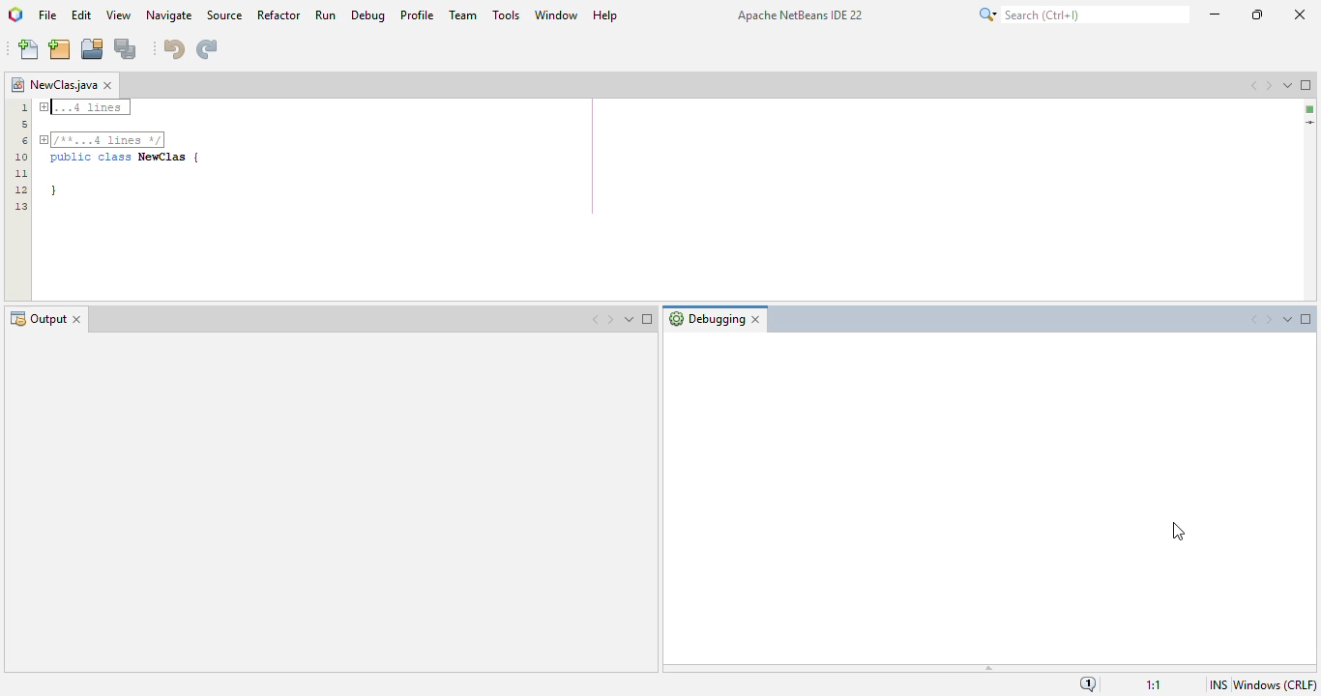  What do you see at coordinates (464, 15) in the screenshot?
I see `team` at bounding box center [464, 15].